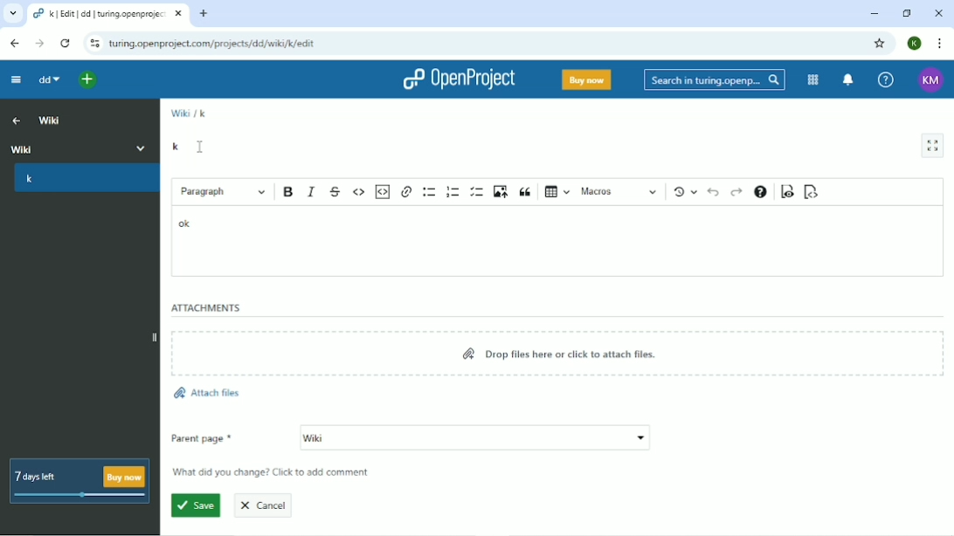 This screenshot has height=536, width=954. I want to click on Account, so click(915, 43).